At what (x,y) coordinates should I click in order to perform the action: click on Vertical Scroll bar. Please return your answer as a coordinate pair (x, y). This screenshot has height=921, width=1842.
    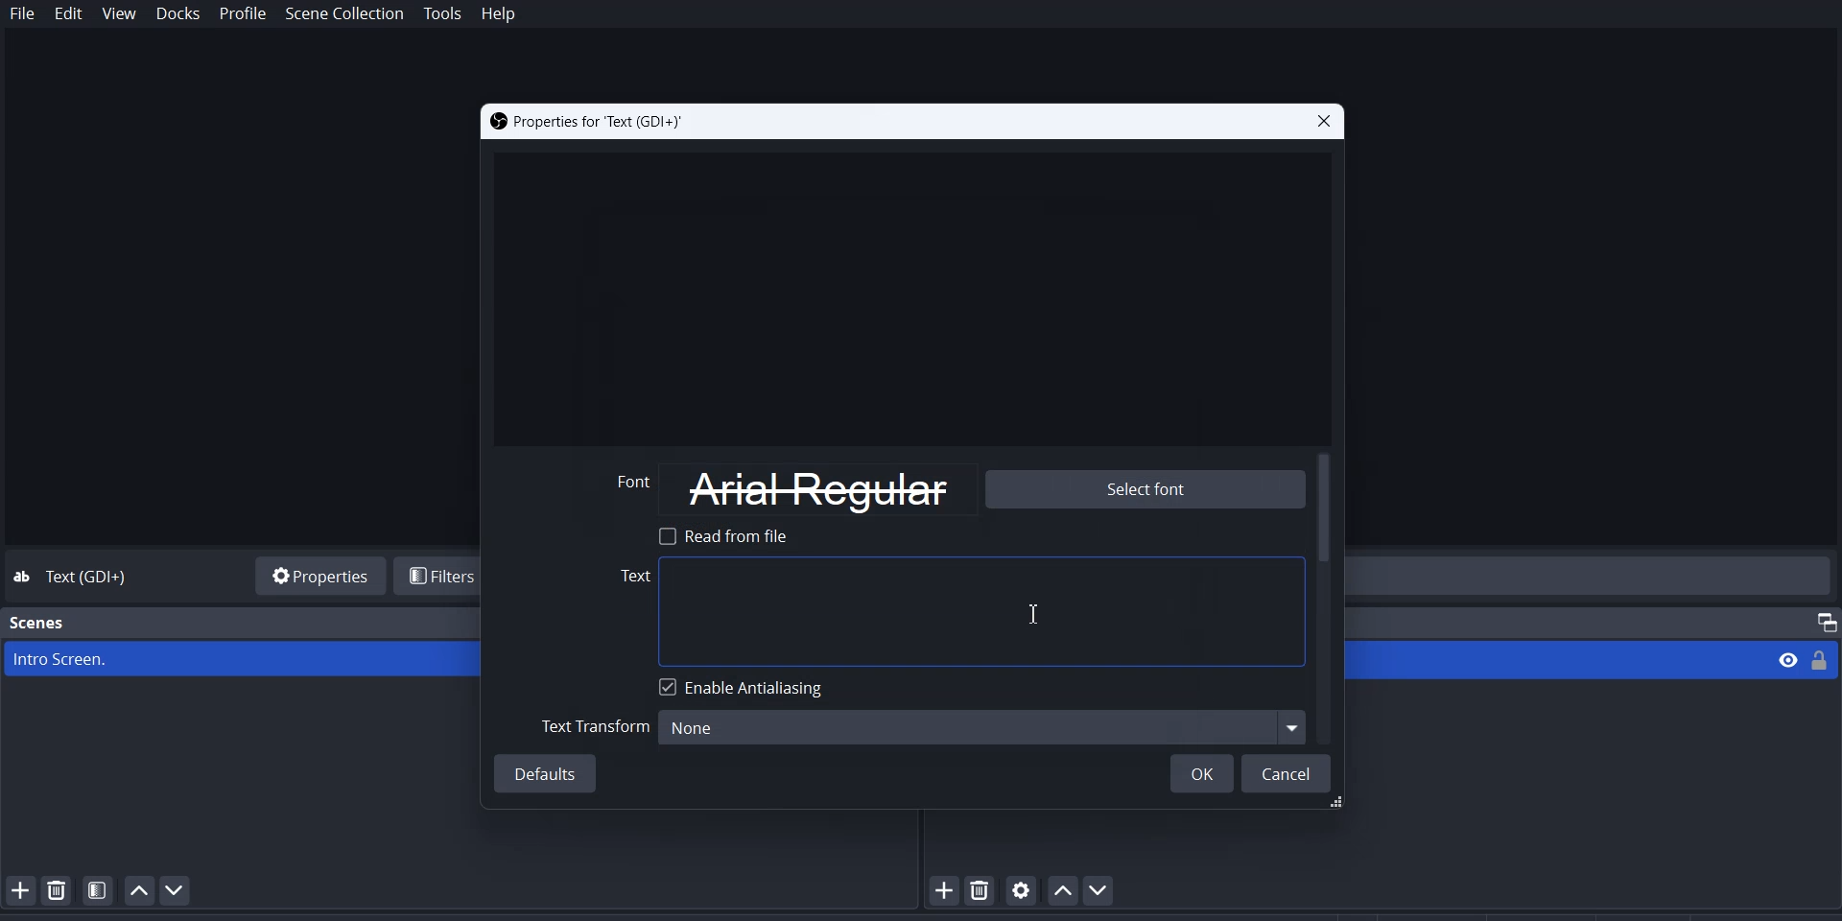
    Looking at the image, I should click on (1327, 598).